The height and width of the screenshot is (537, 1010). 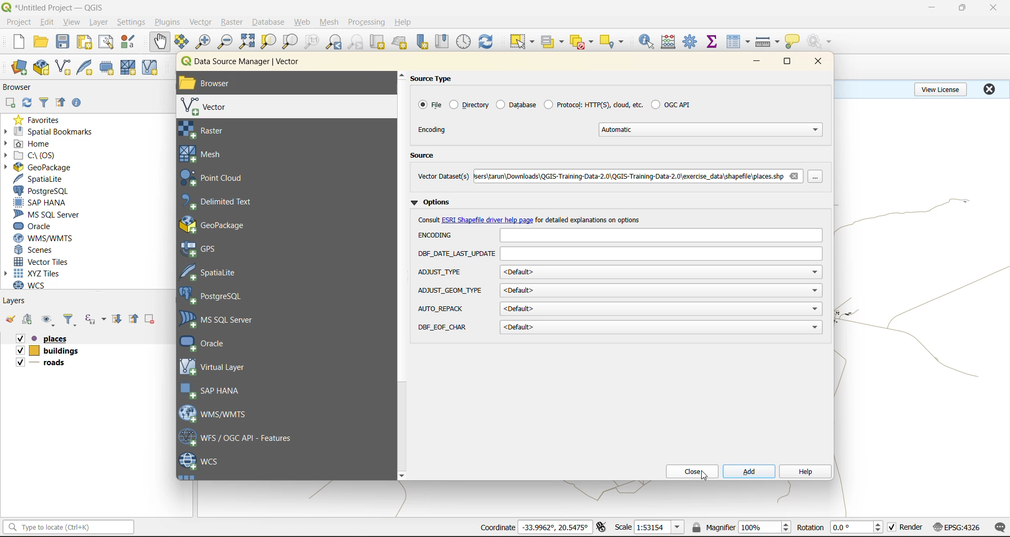 What do you see at coordinates (106, 42) in the screenshot?
I see `show layout` at bounding box center [106, 42].